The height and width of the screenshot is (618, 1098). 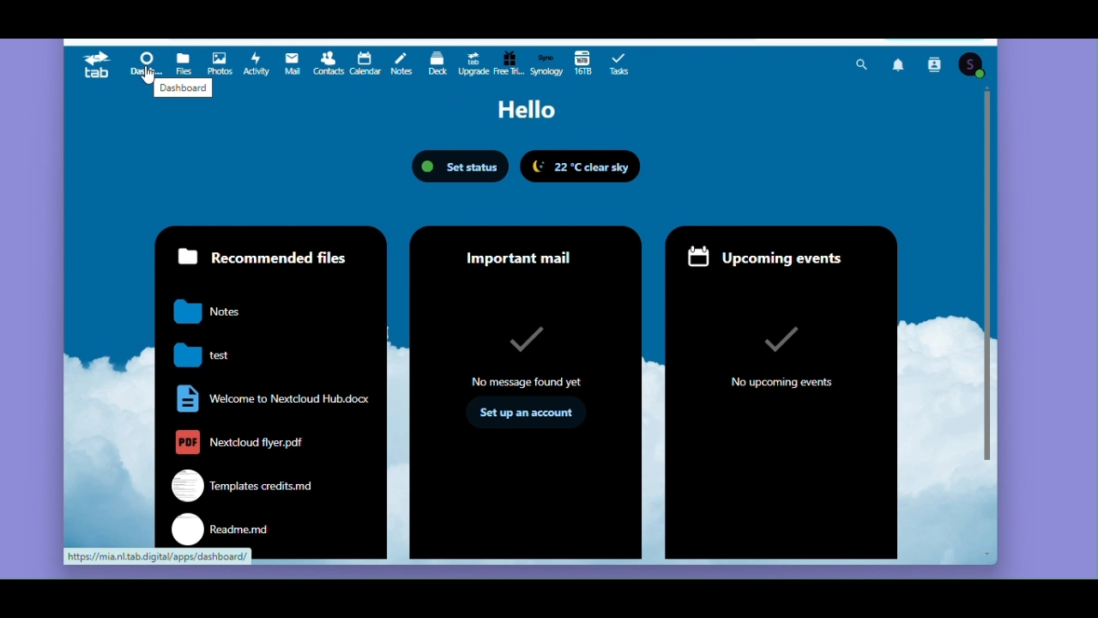 I want to click on Mail, so click(x=289, y=65).